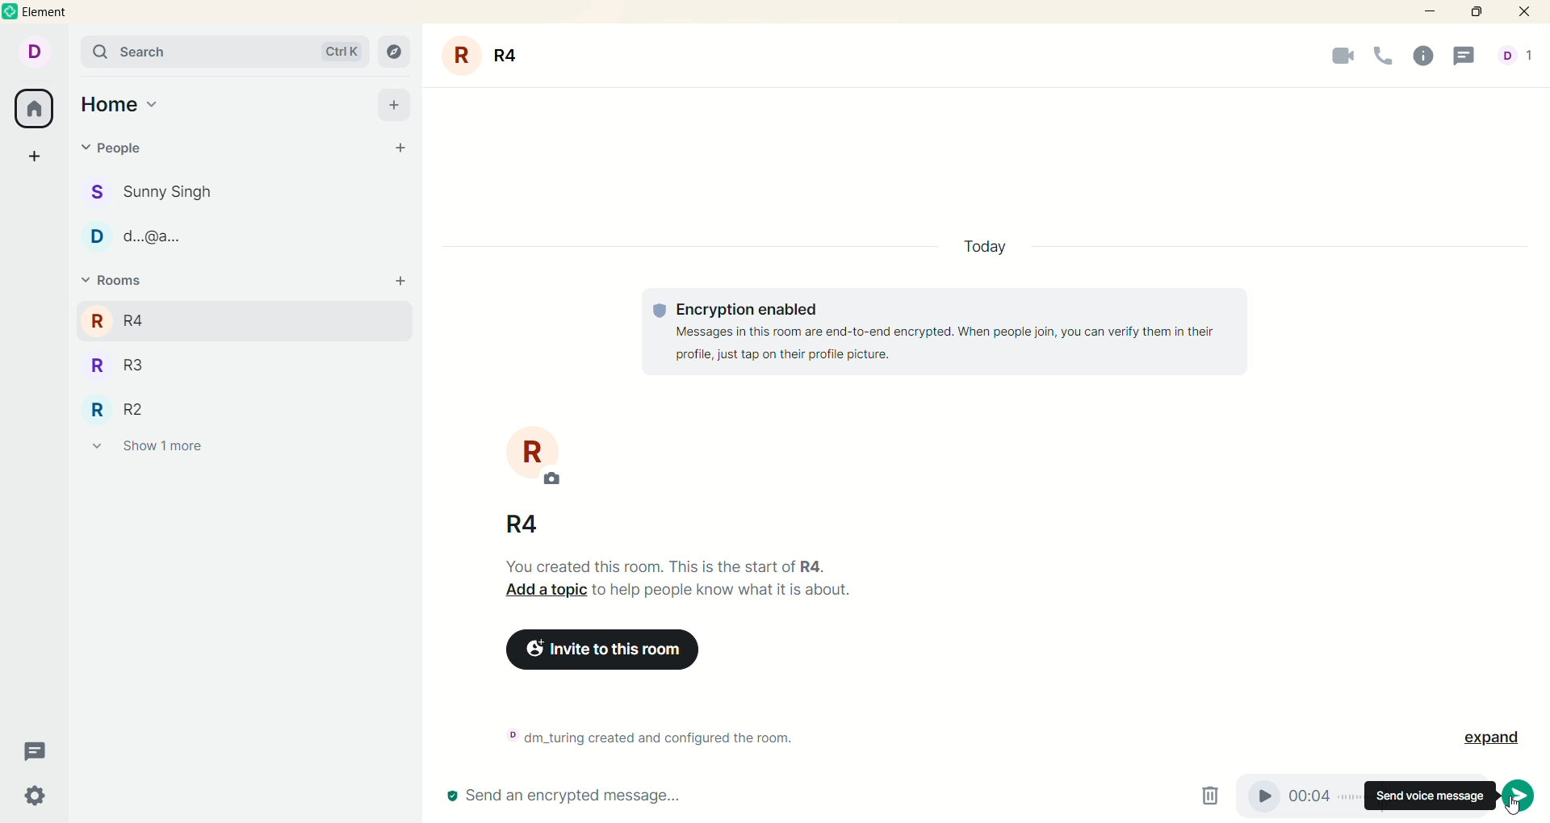  Describe the element at coordinates (111, 281) in the screenshot. I see `rooms` at that location.